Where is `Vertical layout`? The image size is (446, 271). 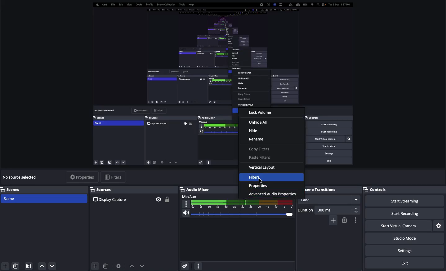 Vertical layout is located at coordinates (262, 168).